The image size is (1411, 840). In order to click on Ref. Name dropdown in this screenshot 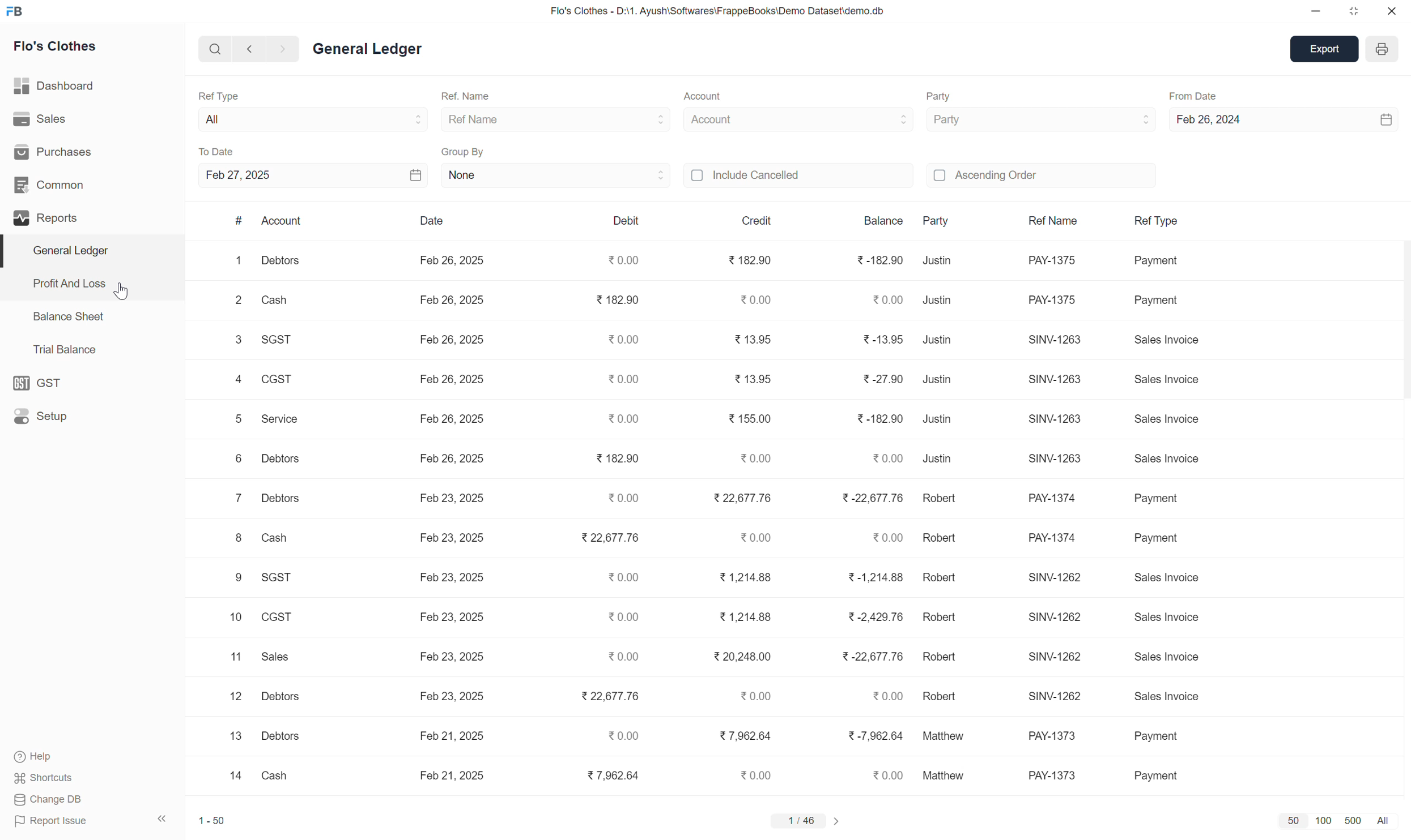, I will do `click(634, 119)`.